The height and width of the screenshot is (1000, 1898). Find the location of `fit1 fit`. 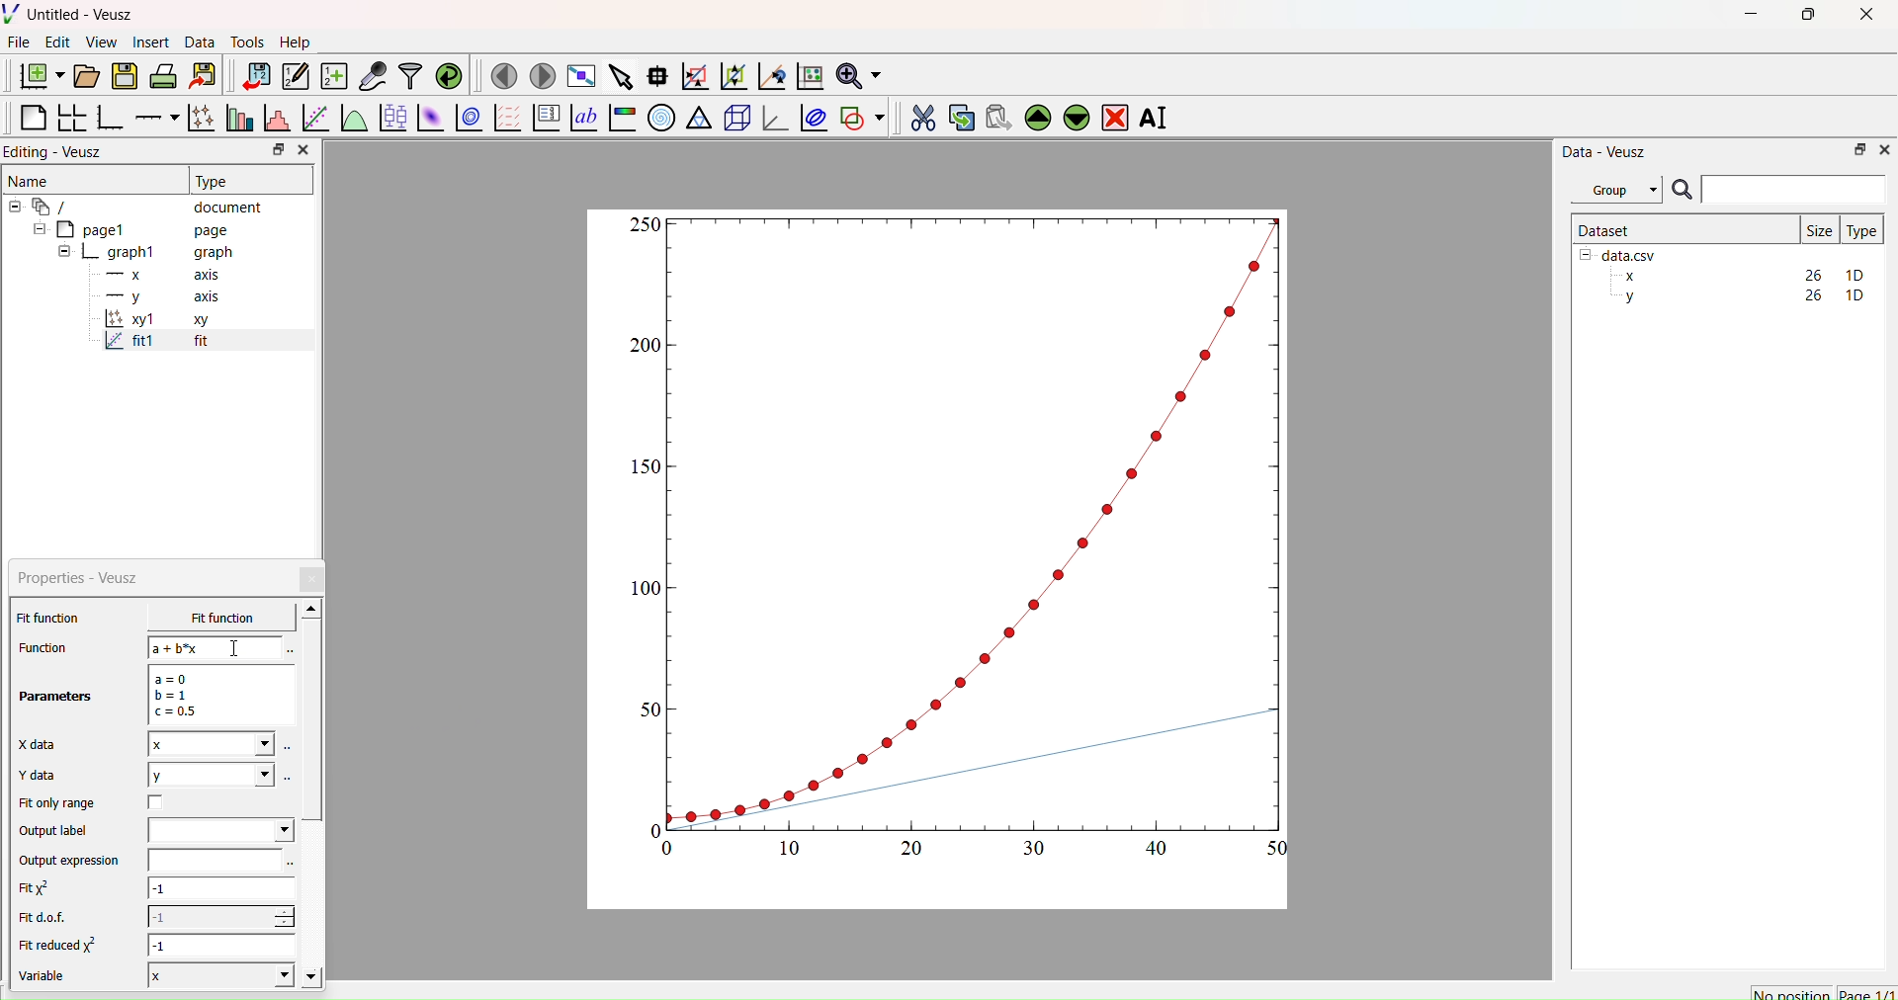

fit1 fit is located at coordinates (154, 345).